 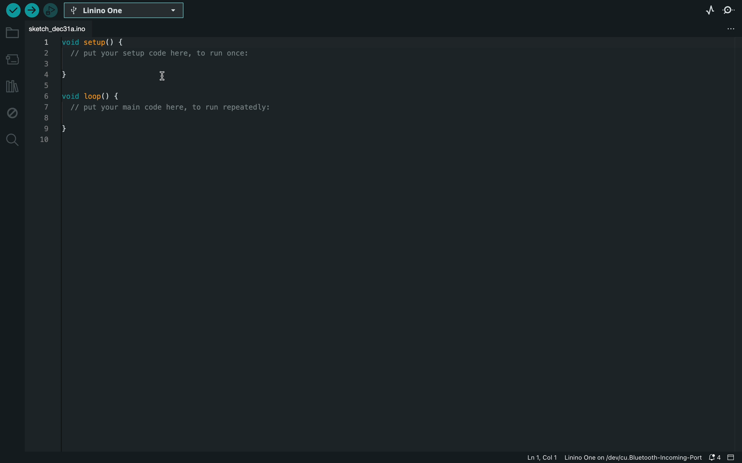 I want to click on cursor, so click(x=167, y=76).